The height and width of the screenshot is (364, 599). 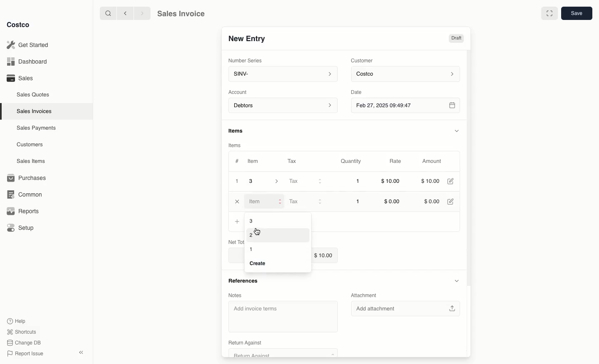 I want to click on Add, so click(x=236, y=221).